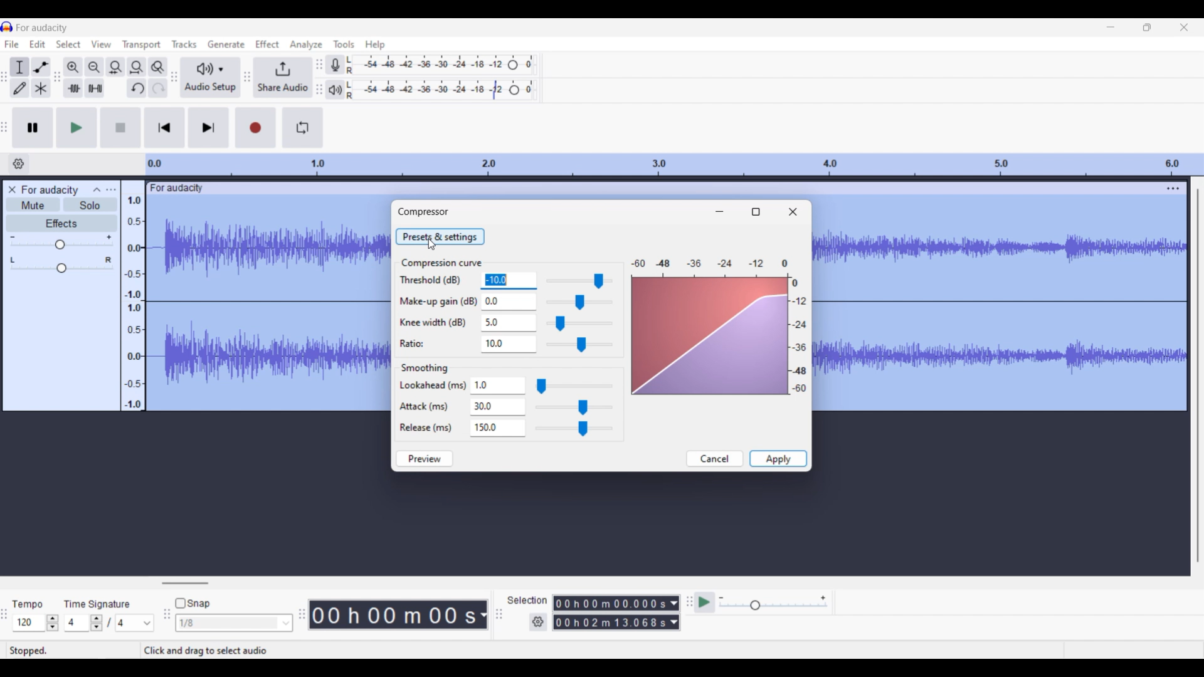 This screenshot has height=677, width=1204. What do you see at coordinates (154, 651) in the screenshot?
I see `Stopped. Click and drag to select audio` at bounding box center [154, 651].